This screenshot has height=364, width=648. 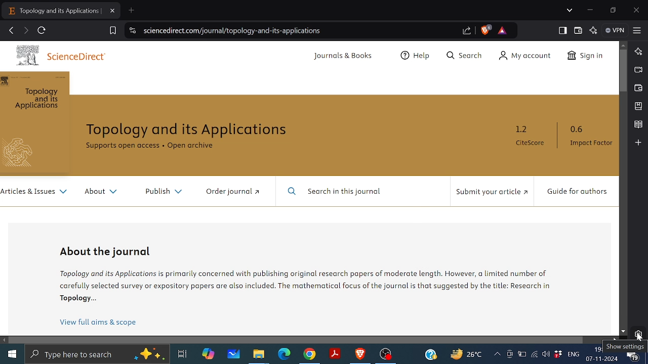 What do you see at coordinates (503, 31) in the screenshot?
I see `Rewards` at bounding box center [503, 31].